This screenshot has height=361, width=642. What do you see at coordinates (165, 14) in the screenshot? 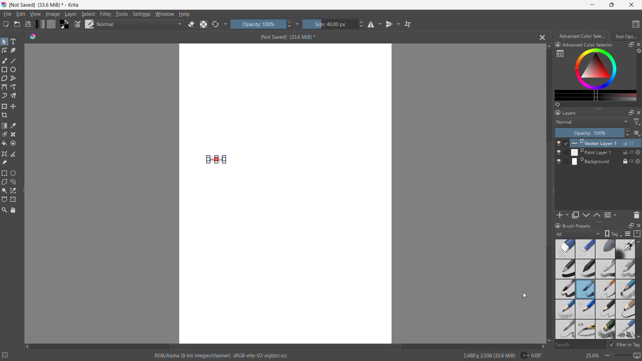
I see `window` at bounding box center [165, 14].